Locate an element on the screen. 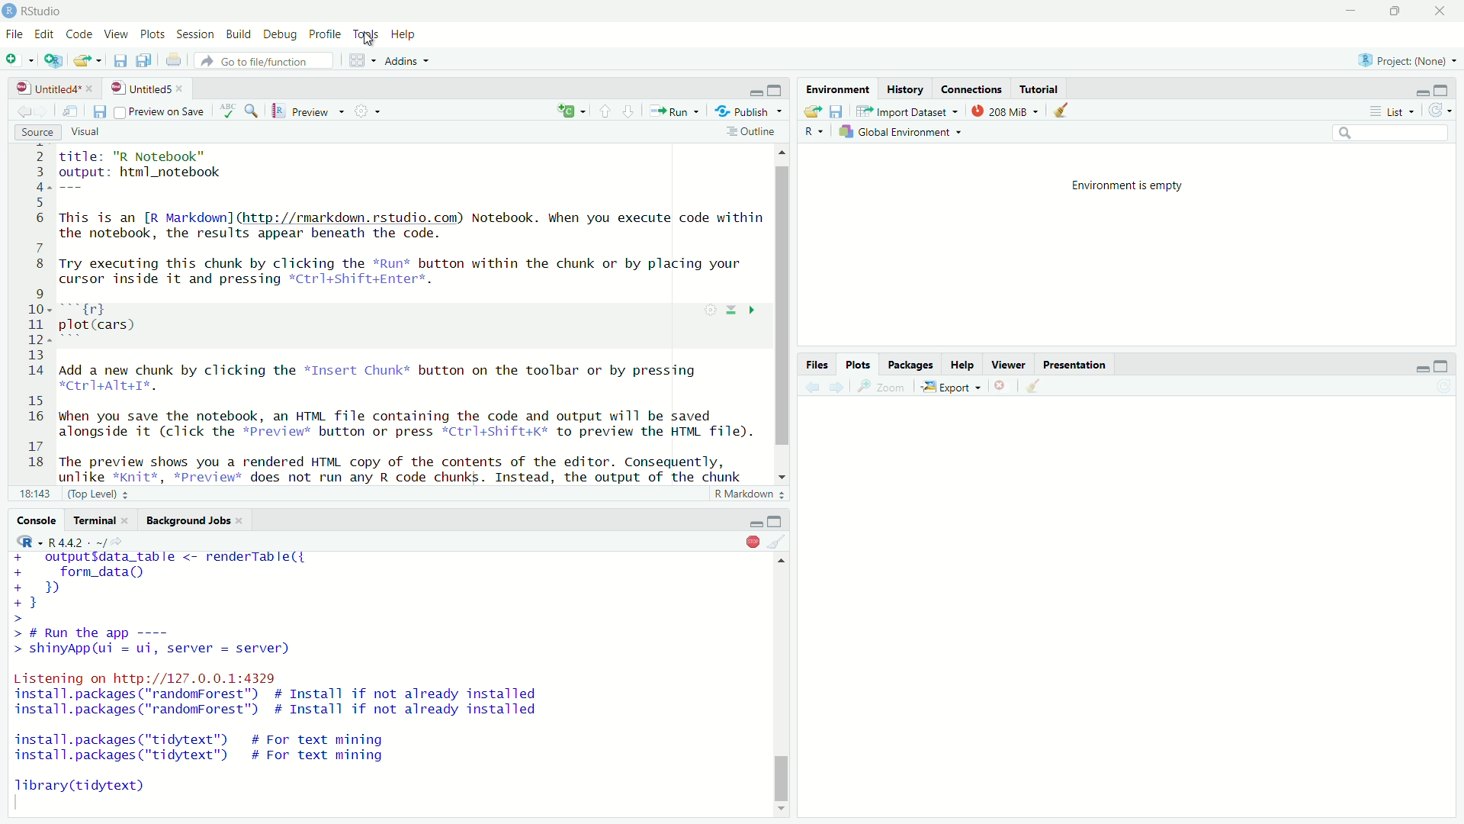 This screenshot has width=1464, height=824. clear object is located at coordinates (1058, 111).